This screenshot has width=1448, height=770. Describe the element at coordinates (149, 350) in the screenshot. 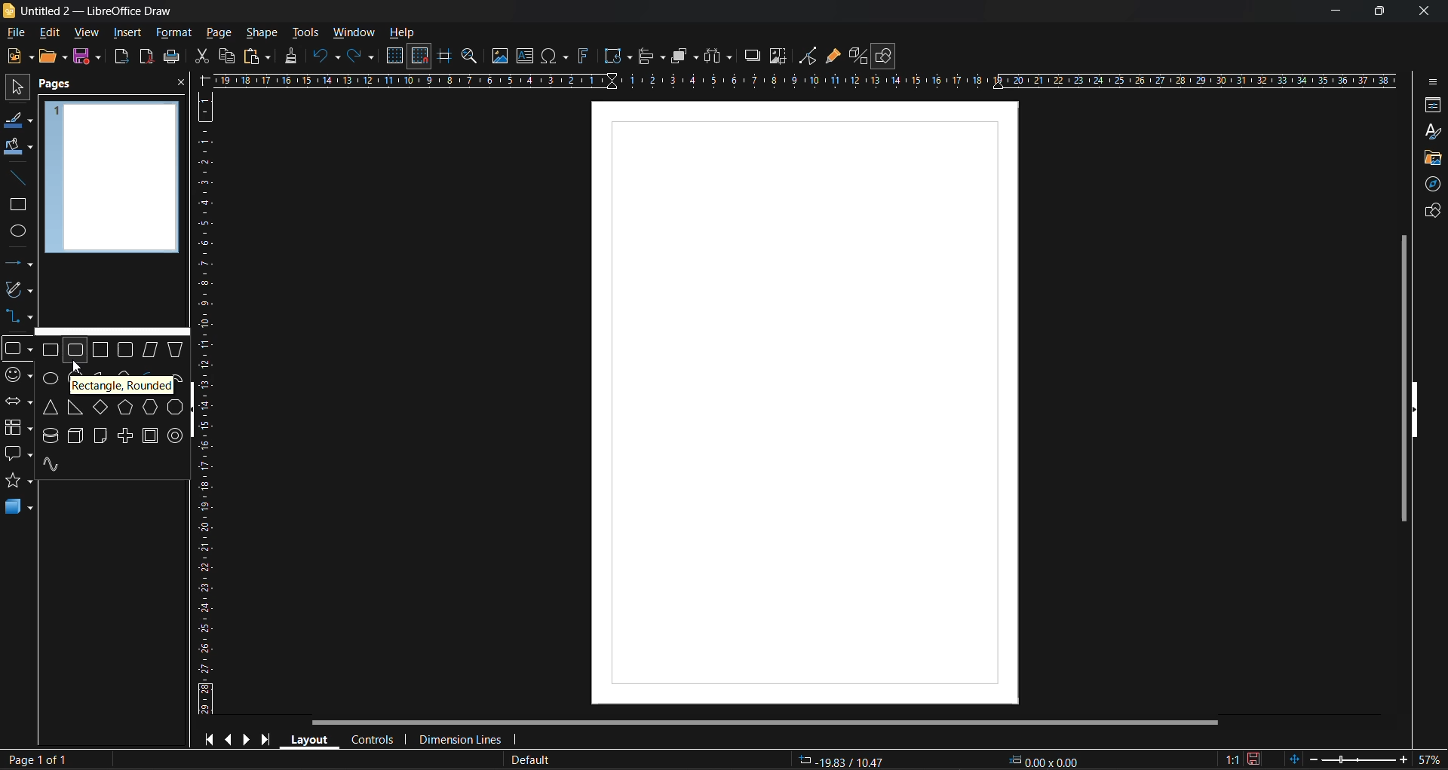

I see `parallelogram` at that location.